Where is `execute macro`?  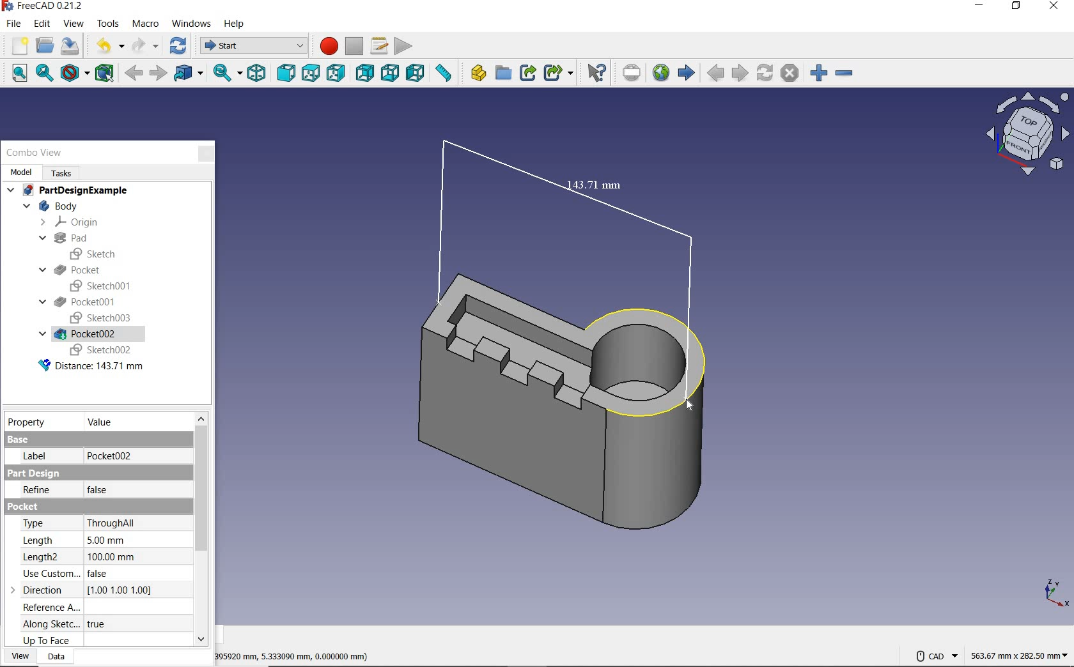 execute macro is located at coordinates (404, 46).